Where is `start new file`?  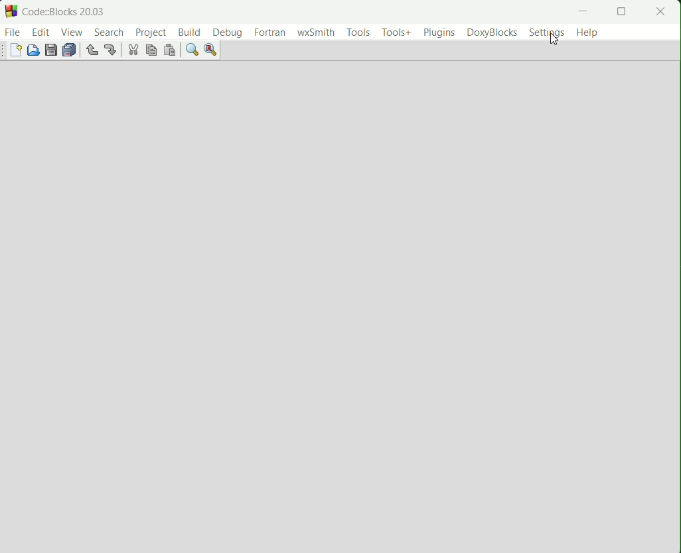
start new file is located at coordinates (18, 51).